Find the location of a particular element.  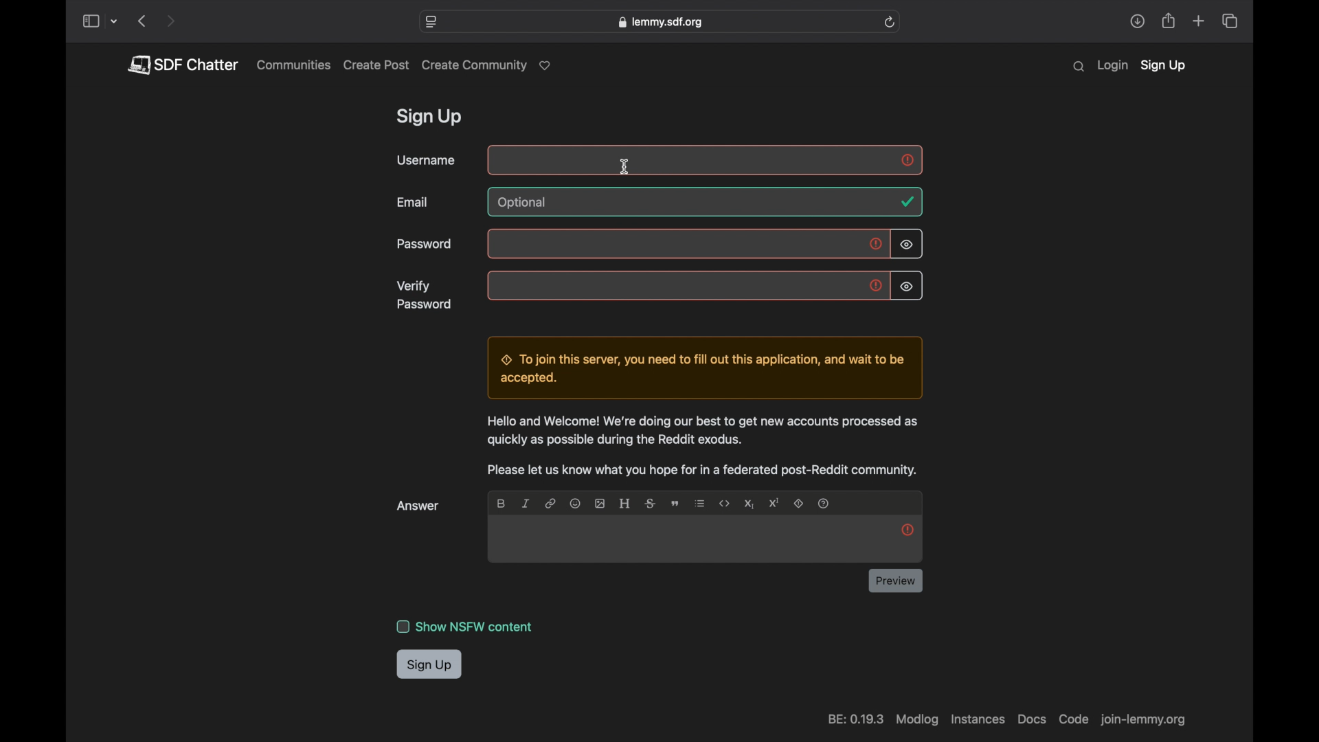

optional is located at coordinates (524, 203).